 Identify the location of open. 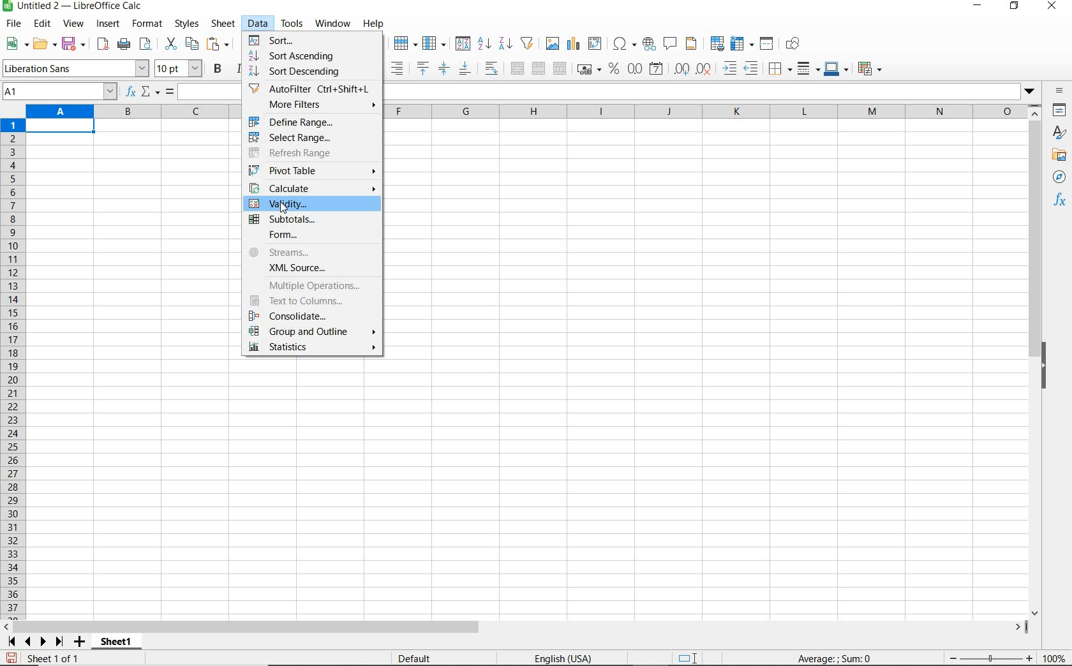
(44, 43).